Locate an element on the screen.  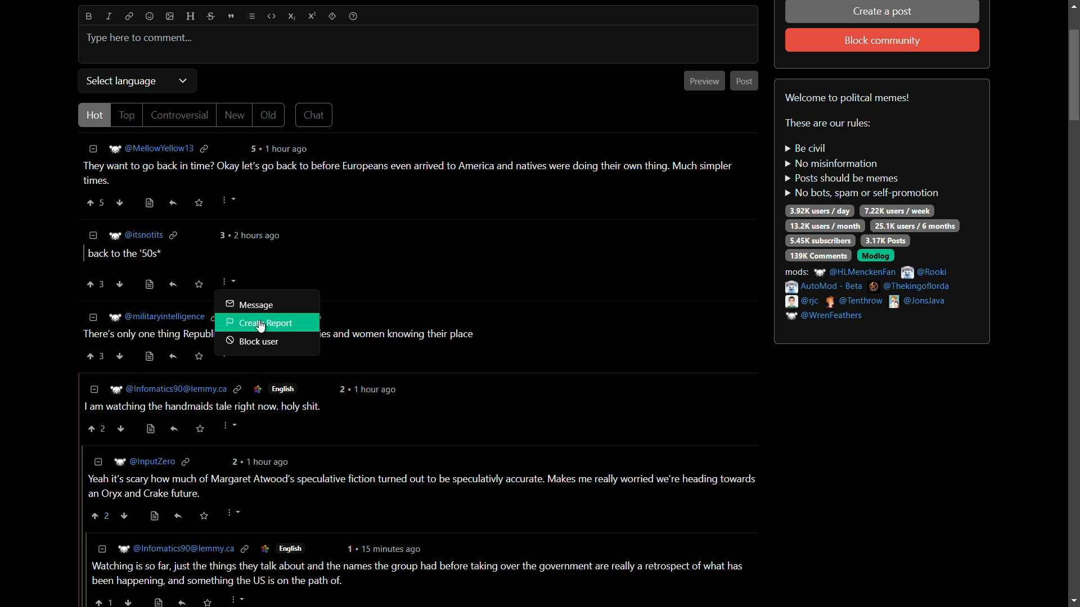
quote is located at coordinates (231, 16).